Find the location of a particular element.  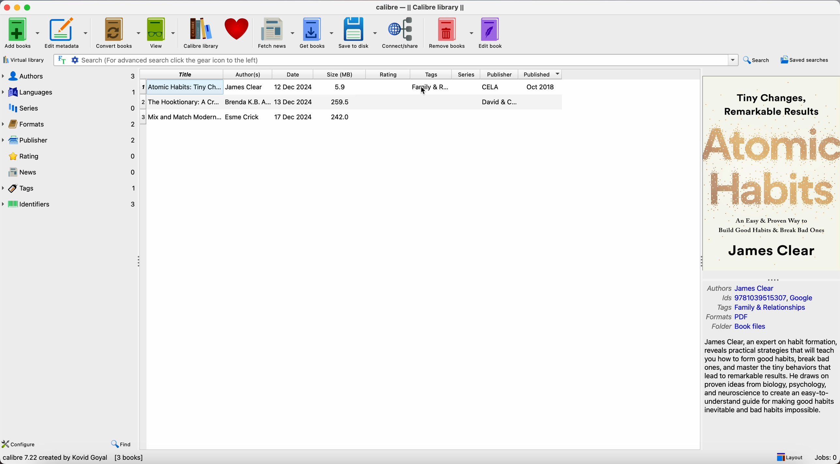

close program is located at coordinates (7, 7).